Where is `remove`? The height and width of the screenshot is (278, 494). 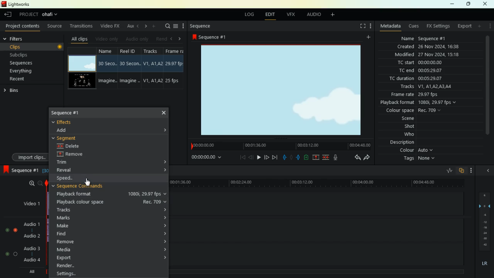 remove is located at coordinates (111, 242).